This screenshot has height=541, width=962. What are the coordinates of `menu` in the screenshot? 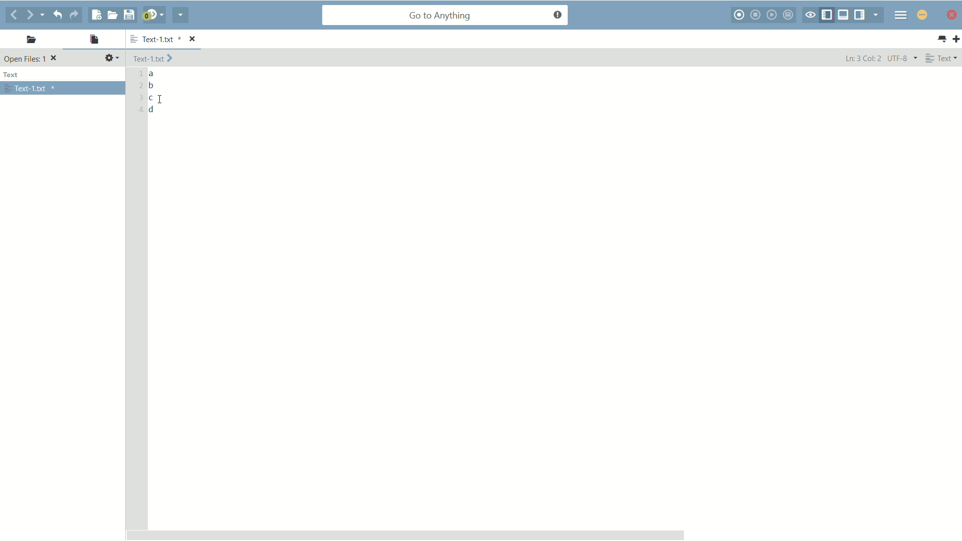 It's located at (899, 16).